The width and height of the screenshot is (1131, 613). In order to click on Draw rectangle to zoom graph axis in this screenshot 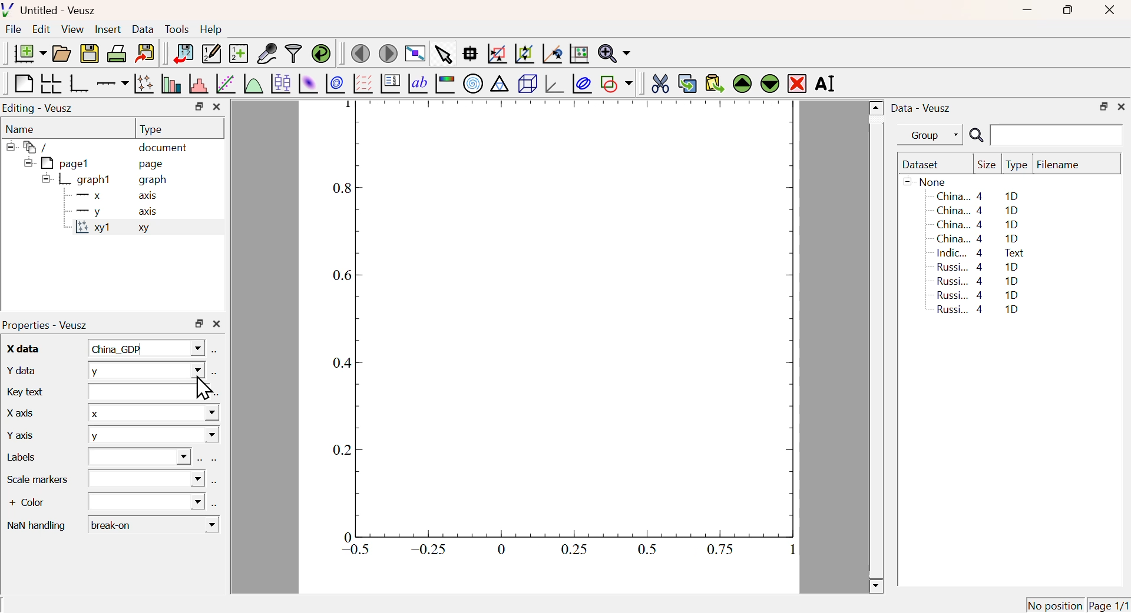, I will do `click(496, 54)`.